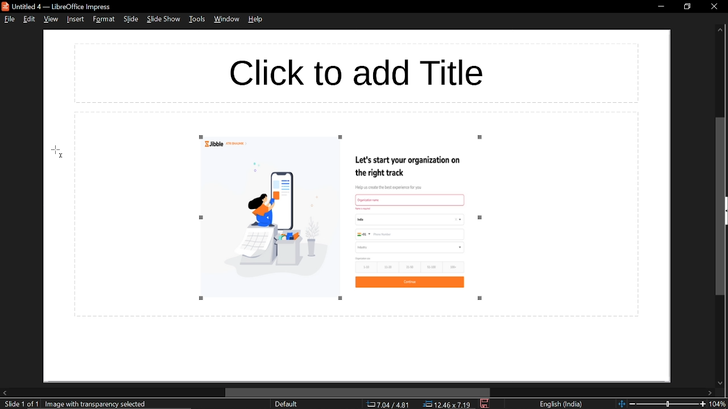 This screenshot has height=409, width=728. I want to click on restore down, so click(688, 7).